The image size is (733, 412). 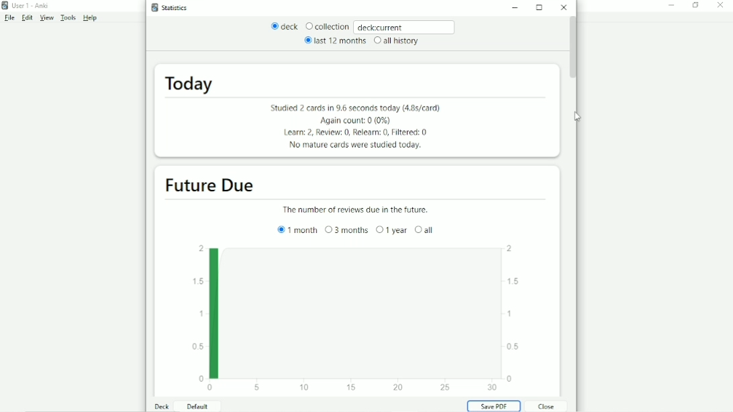 What do you see at coordinates (696, 5) in the screenshot?
I see `Restore down` at bounding box center [696, 5].